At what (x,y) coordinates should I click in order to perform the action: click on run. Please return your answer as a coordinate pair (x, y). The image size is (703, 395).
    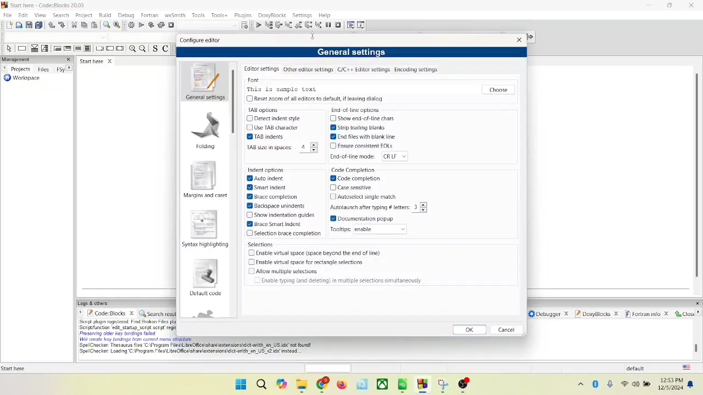
    Looking at the image, I should click on (141, 25).